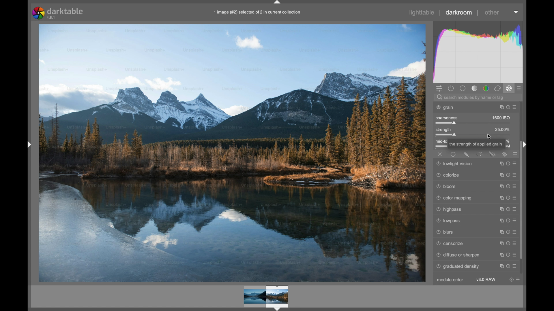 The height and width of the screenshot is (311, 554). Describe the element at coordinates (510, 280) in the screenshot. I see `reset parameters` at that location.